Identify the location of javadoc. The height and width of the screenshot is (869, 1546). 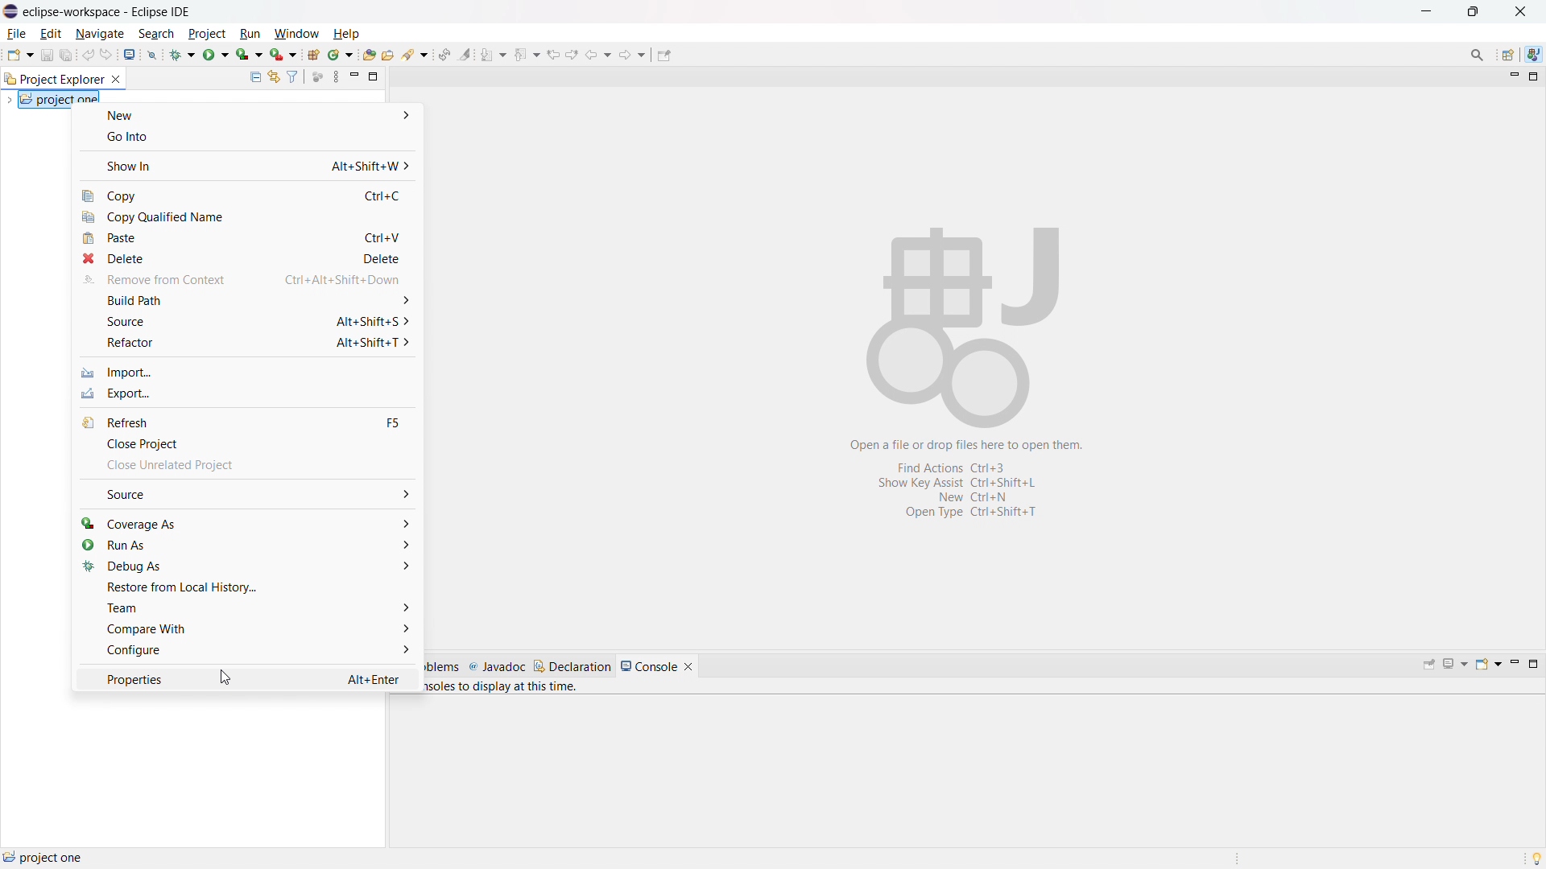
(497, 667).